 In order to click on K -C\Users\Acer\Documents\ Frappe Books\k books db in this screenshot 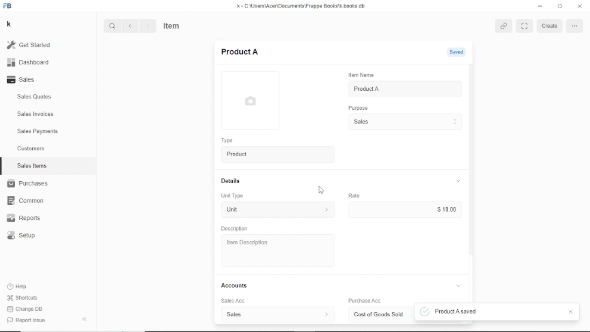, I will do `click(303, 6)`.